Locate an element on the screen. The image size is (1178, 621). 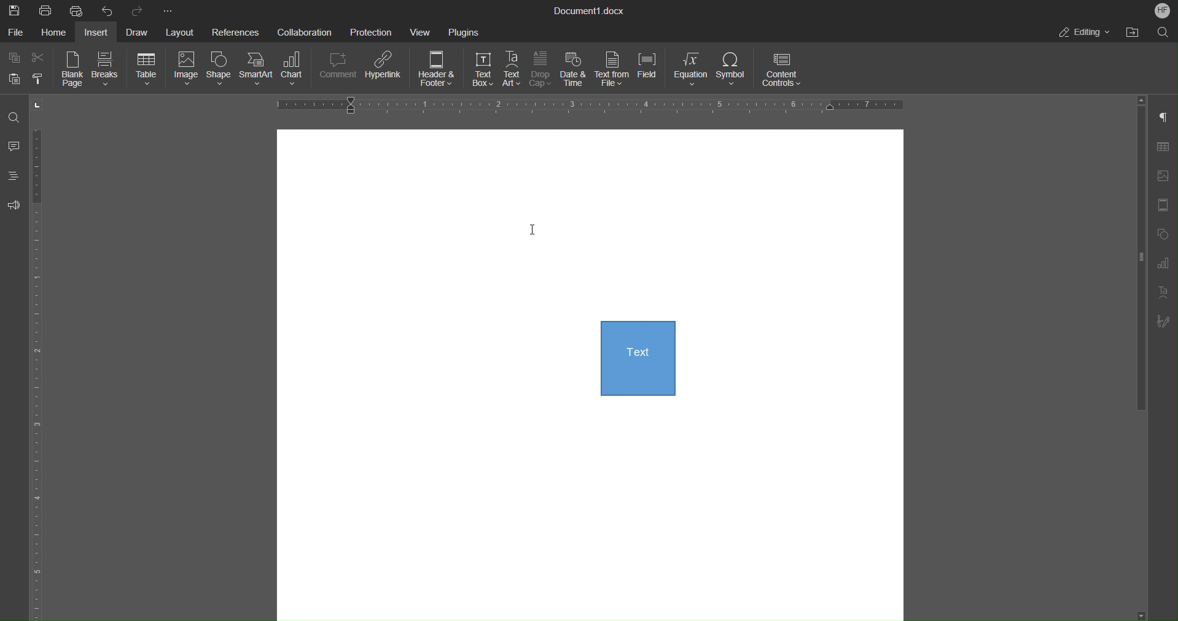
Editing is located at coordinates (1085, 33).